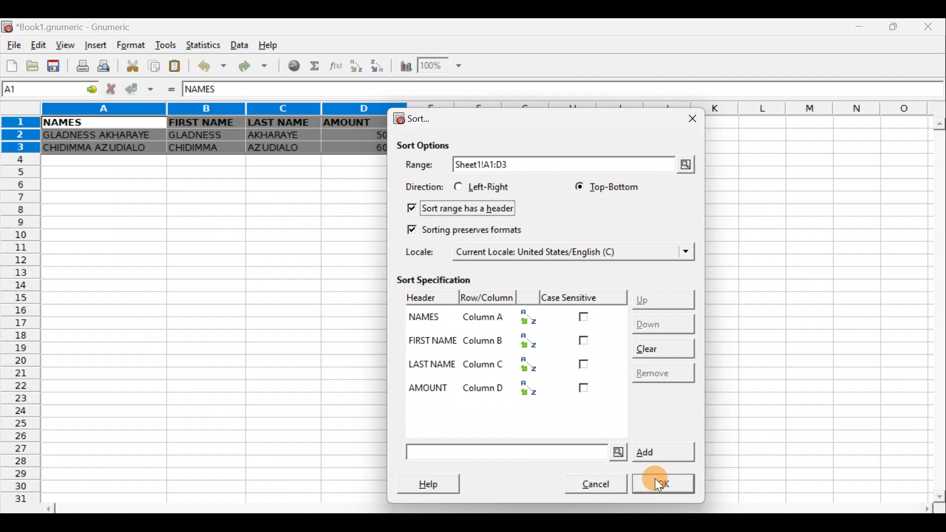 The width and height of the screenshot is (946, 532). What do you see at coordinates (88, 90) in the screenshot?
I see `Go to` at bounding box center [88, 90].